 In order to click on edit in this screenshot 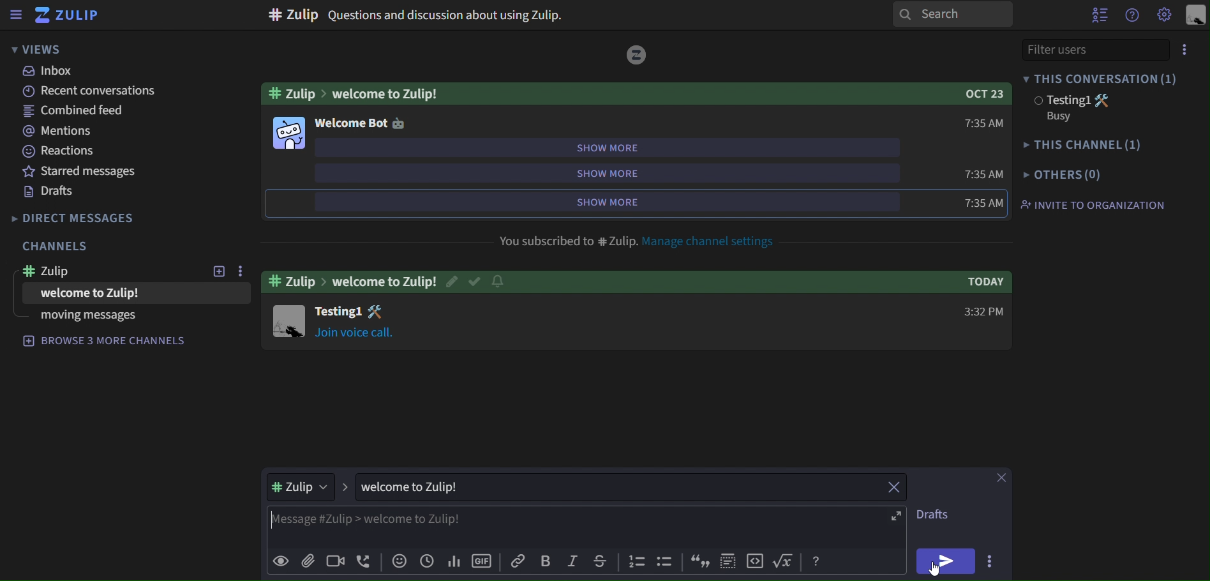, I will do `click(451, 280)`.